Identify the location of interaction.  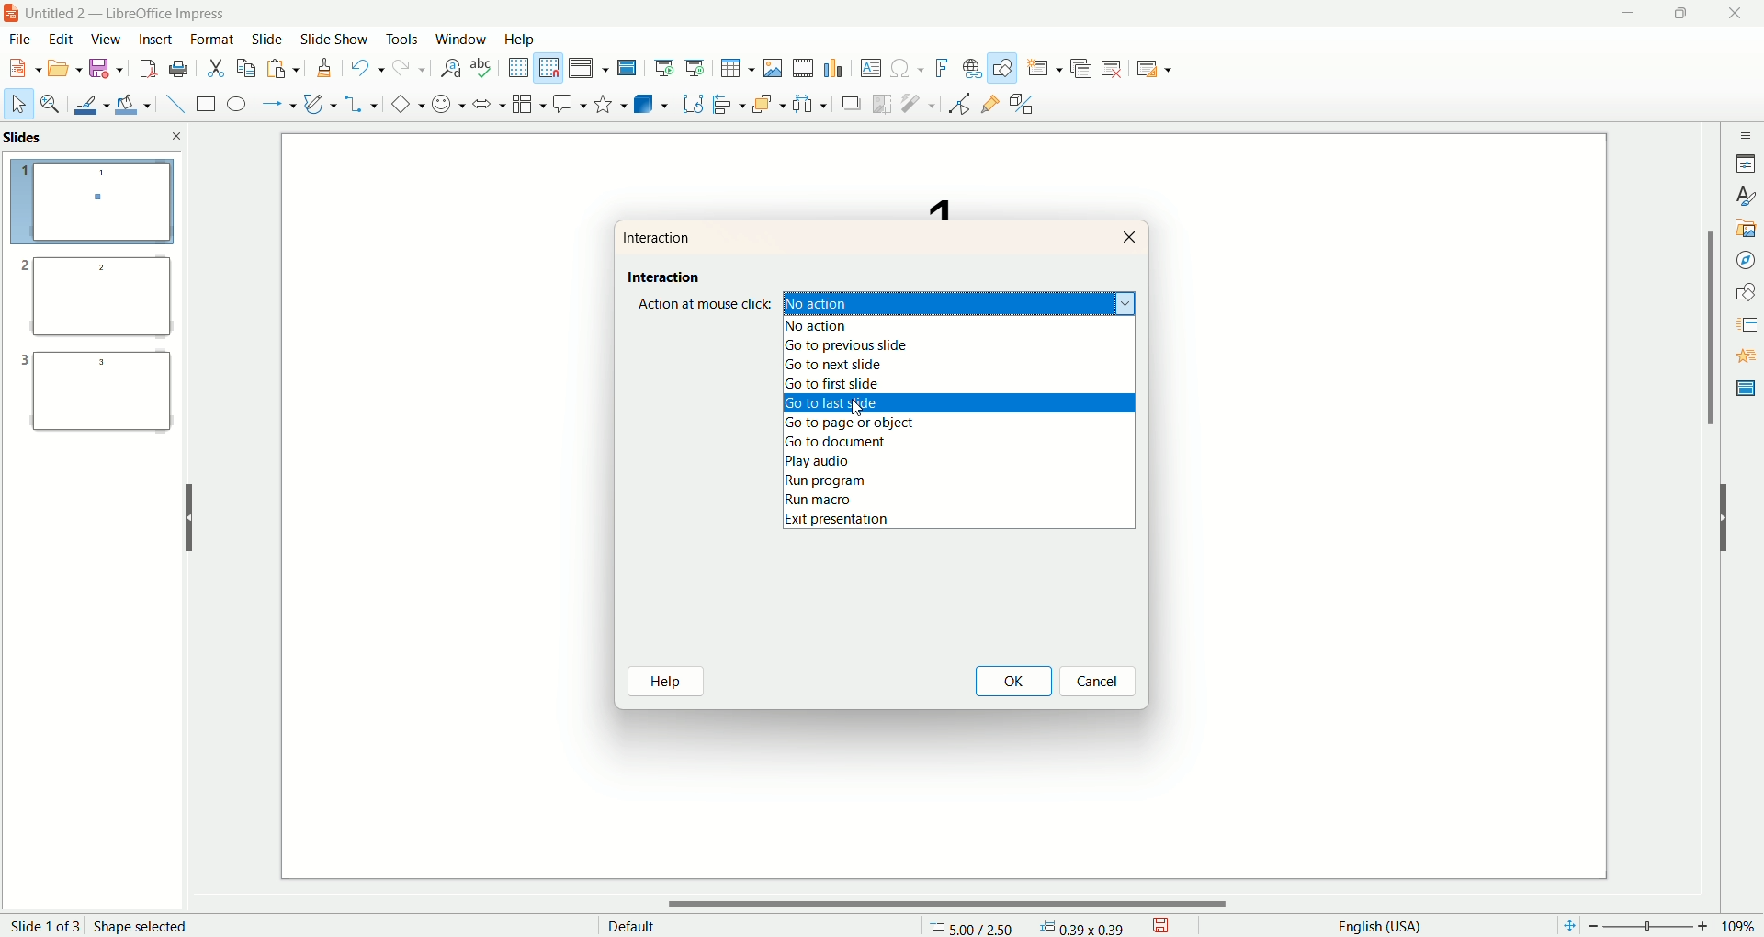
(661, 275).